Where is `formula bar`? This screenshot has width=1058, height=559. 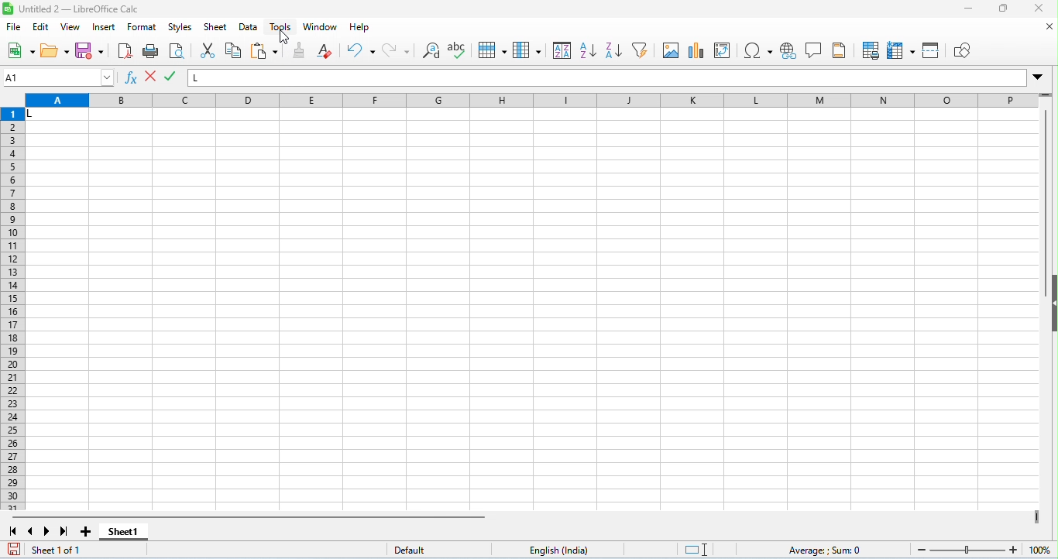
formula bar is located at coordinates (608, 77).